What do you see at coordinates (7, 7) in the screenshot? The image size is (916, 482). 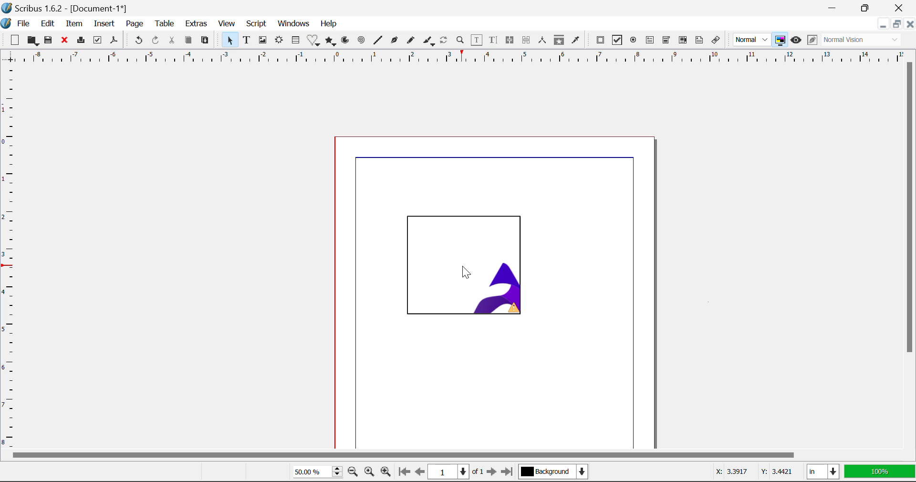 I see `icon` at bounding box center [7, 7].